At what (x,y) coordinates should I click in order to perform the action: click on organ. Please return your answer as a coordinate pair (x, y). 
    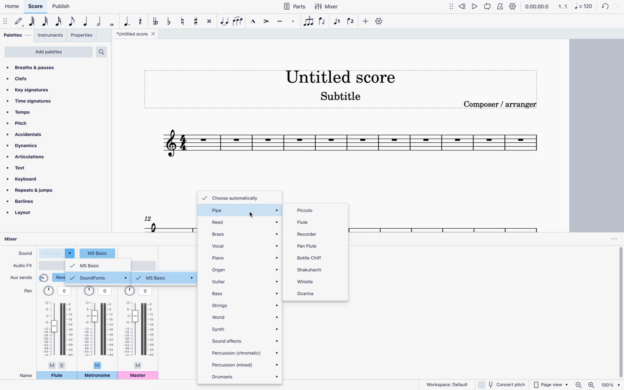
    Looking at the image, I should click on (245, 269).